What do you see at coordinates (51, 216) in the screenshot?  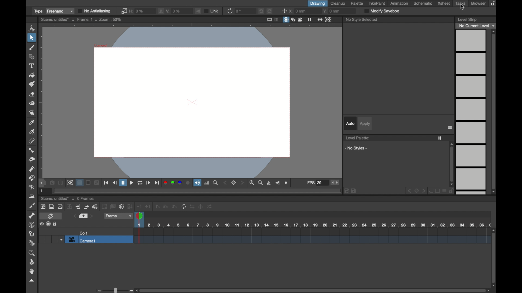 I see `toggle xsheet` at bounding box center [51, 216].